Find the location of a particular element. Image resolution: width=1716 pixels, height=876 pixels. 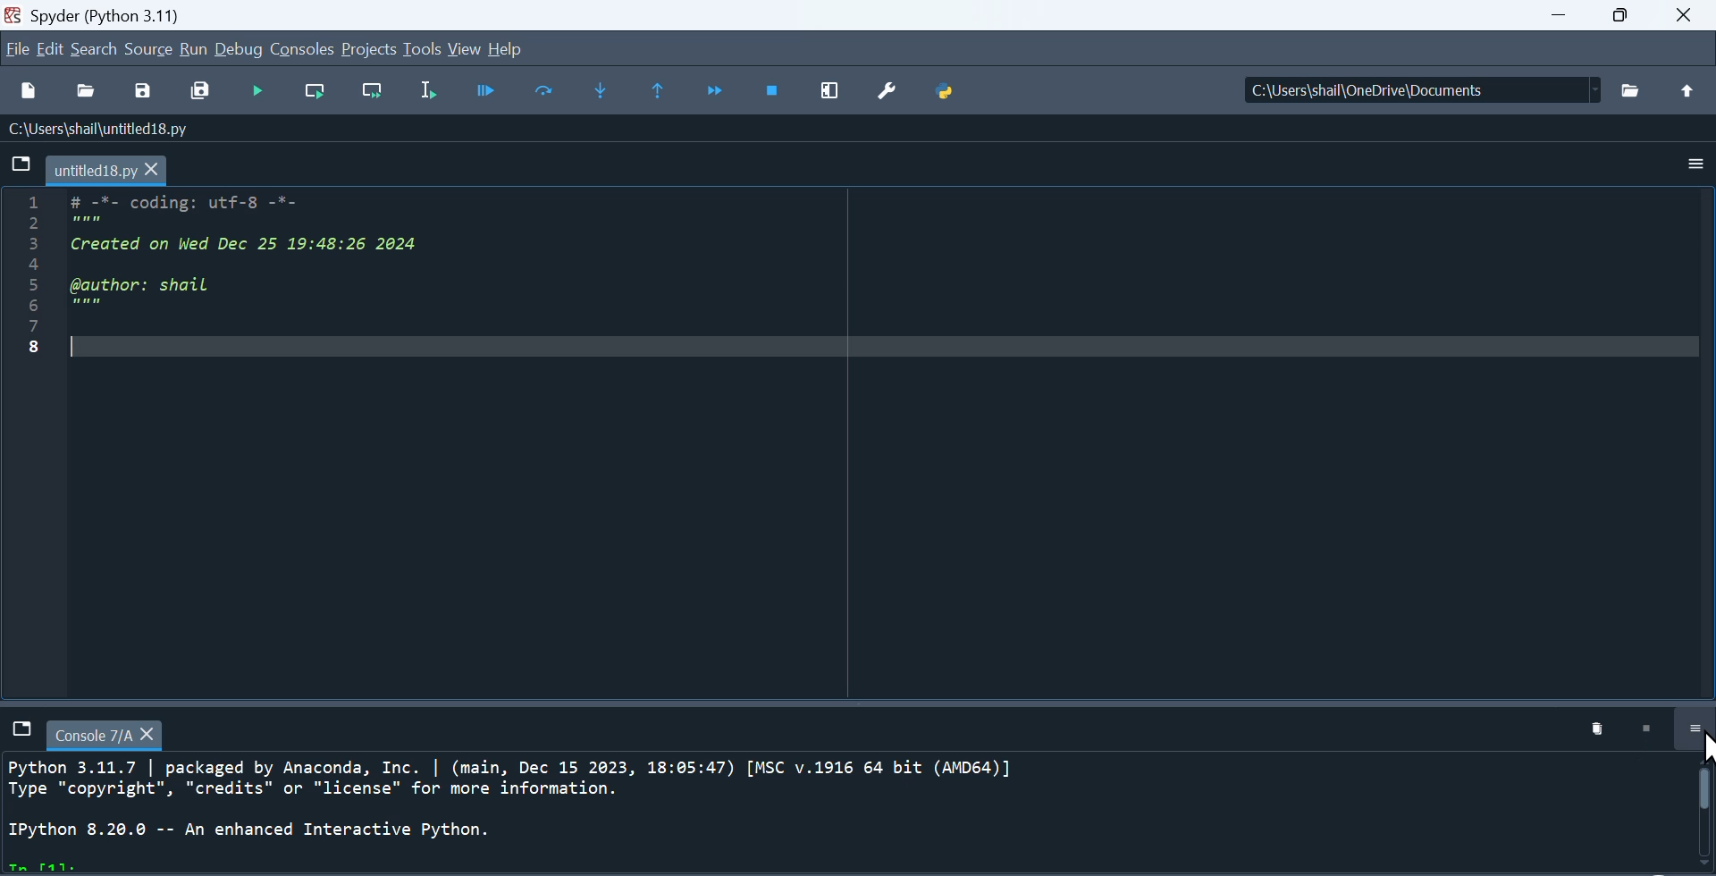

open is located at coordinates (87, 91).